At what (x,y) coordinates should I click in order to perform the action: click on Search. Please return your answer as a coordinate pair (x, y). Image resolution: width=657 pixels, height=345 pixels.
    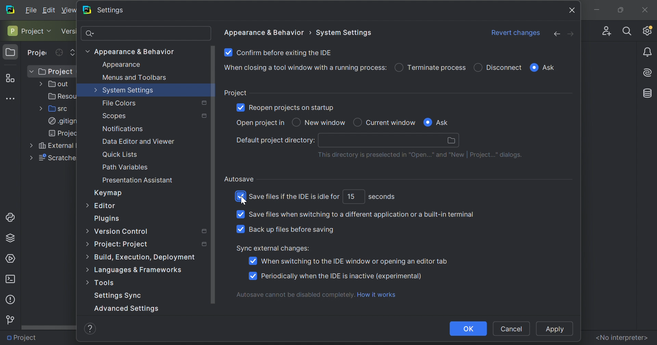
    Looking at the image, I should click on (145, 33).